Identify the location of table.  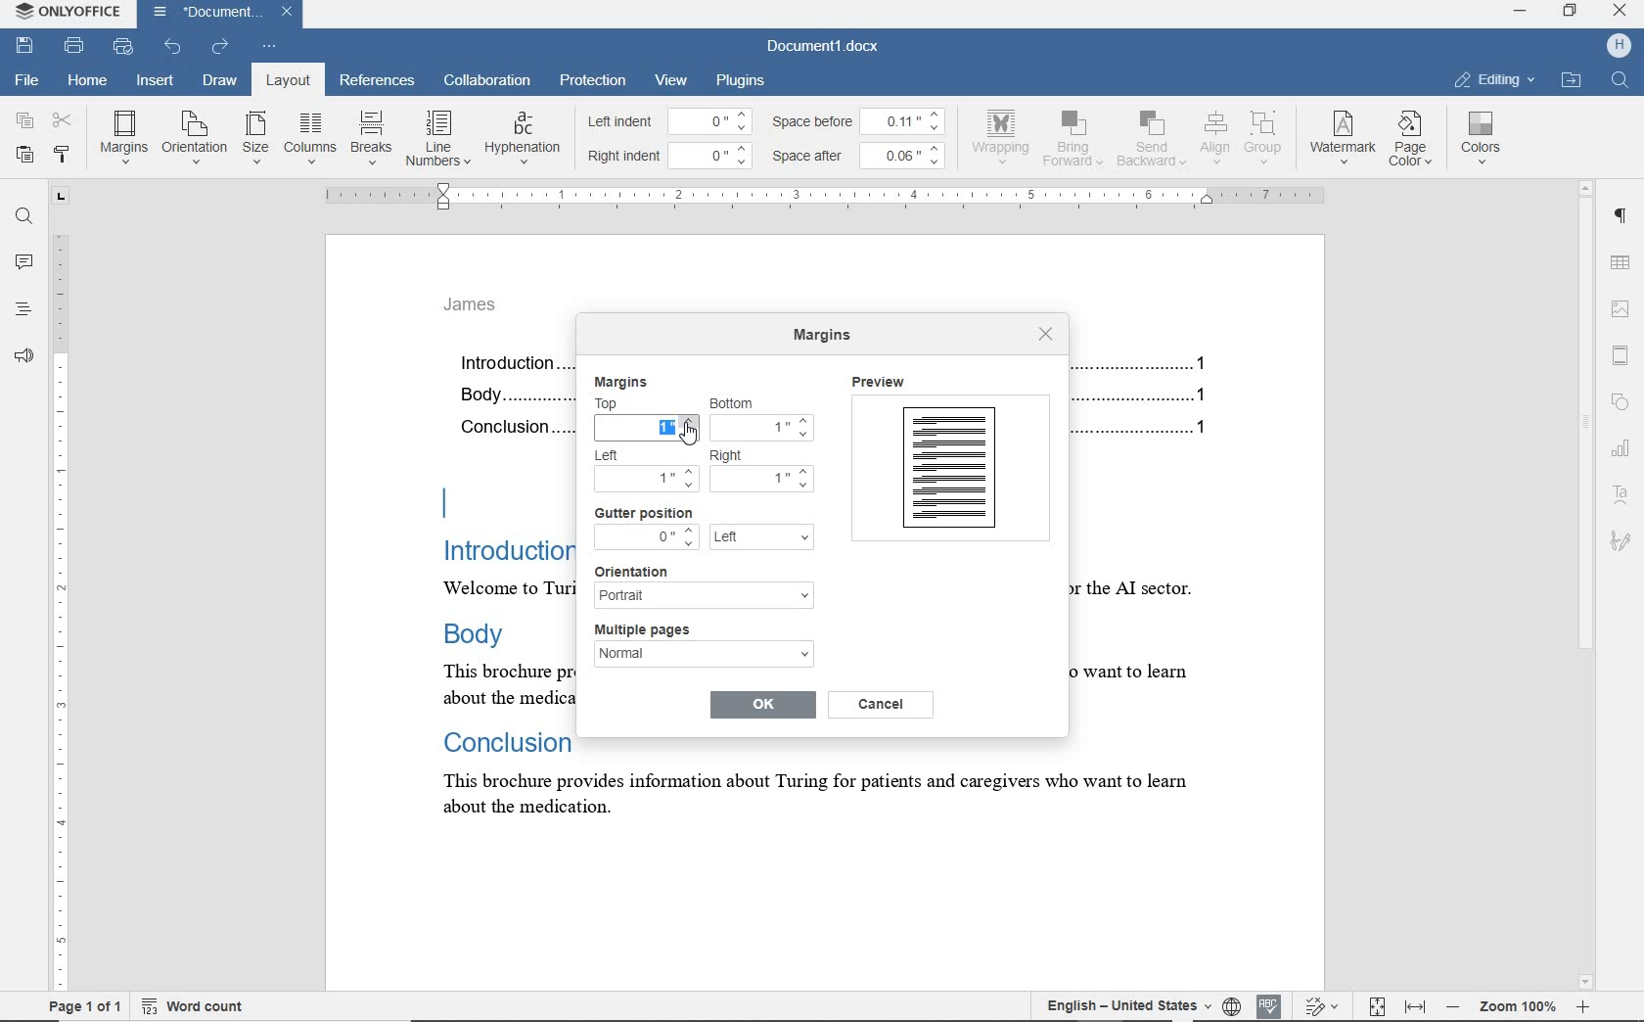
(1624, 263).